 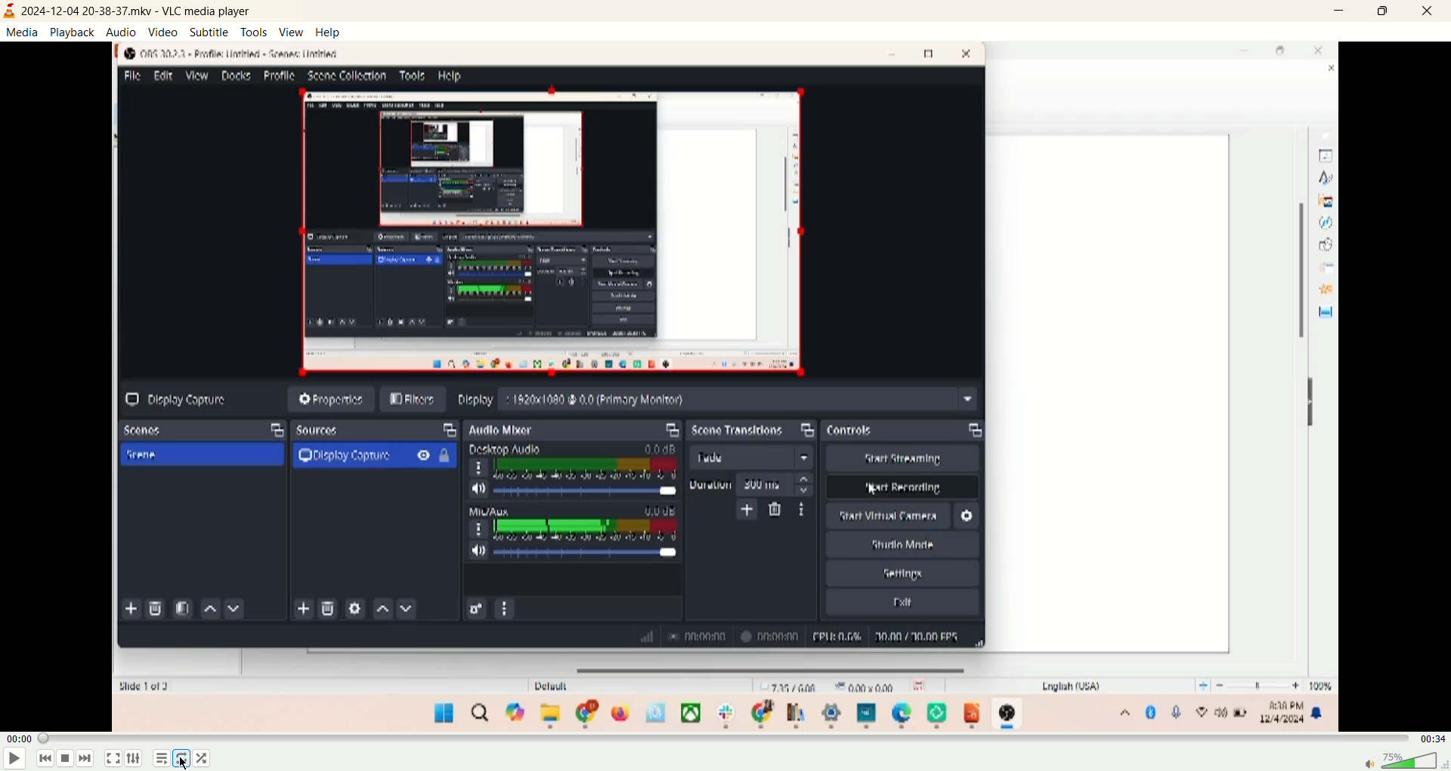 What do you see at coordinates (209, 33) in the screenshot?
I see `subtitle` at bounding box center [209, 33].